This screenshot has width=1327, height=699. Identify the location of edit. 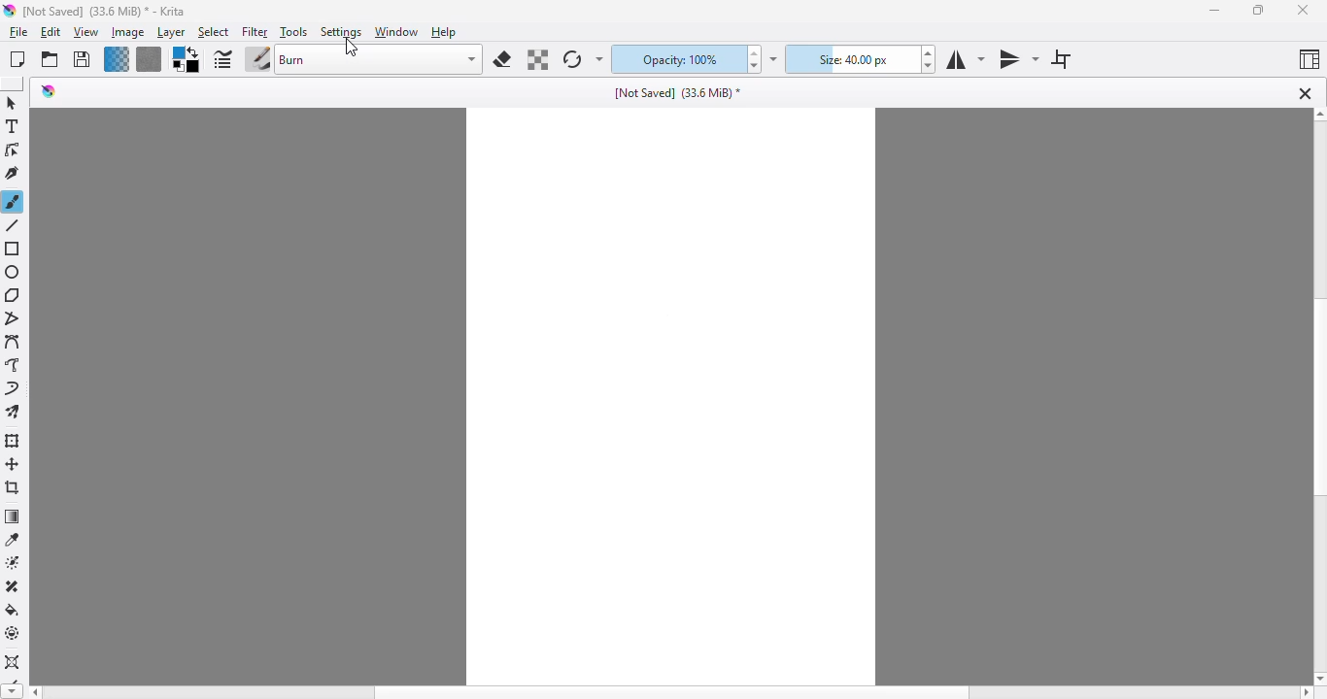
(51, 33).